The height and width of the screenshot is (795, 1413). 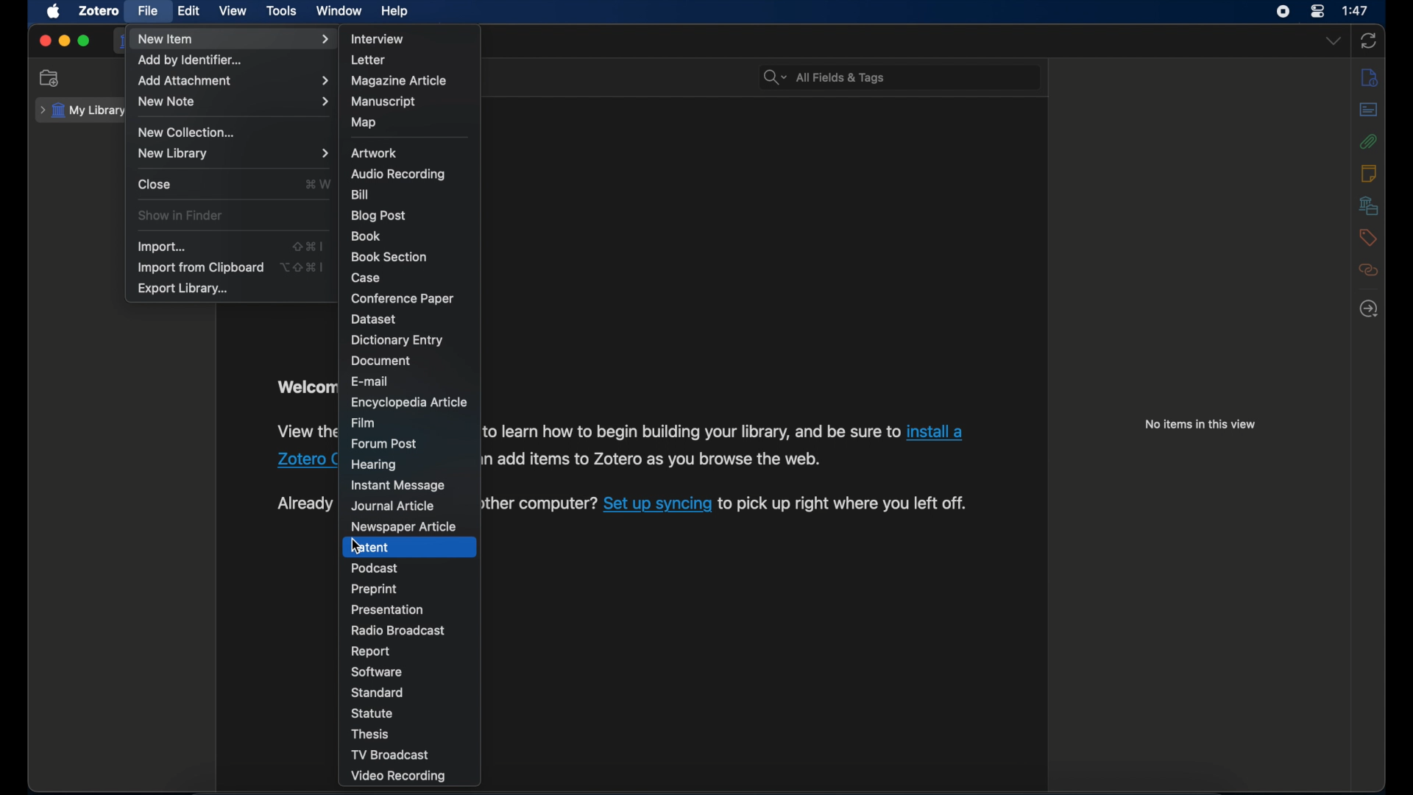 What do you see at coordinates (370, 546) in the screenshot?
I see `patent` at bounding box center [370, 546].